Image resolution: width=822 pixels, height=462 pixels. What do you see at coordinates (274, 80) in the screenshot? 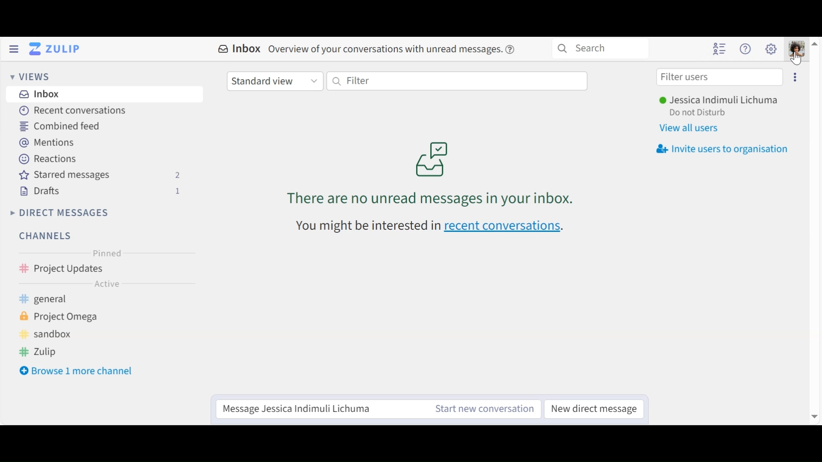
I see `Standard View` at bounding box center [274, 80].